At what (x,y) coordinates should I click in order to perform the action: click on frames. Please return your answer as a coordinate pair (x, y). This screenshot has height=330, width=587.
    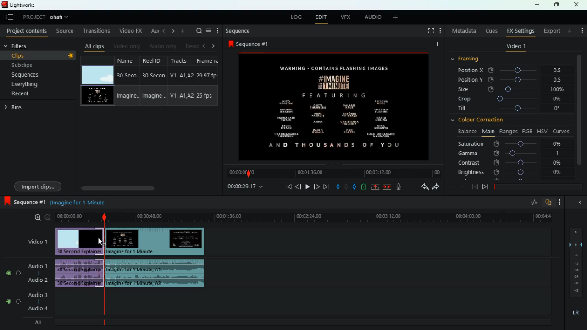
    Looking at the image, I should click on (575, 263).